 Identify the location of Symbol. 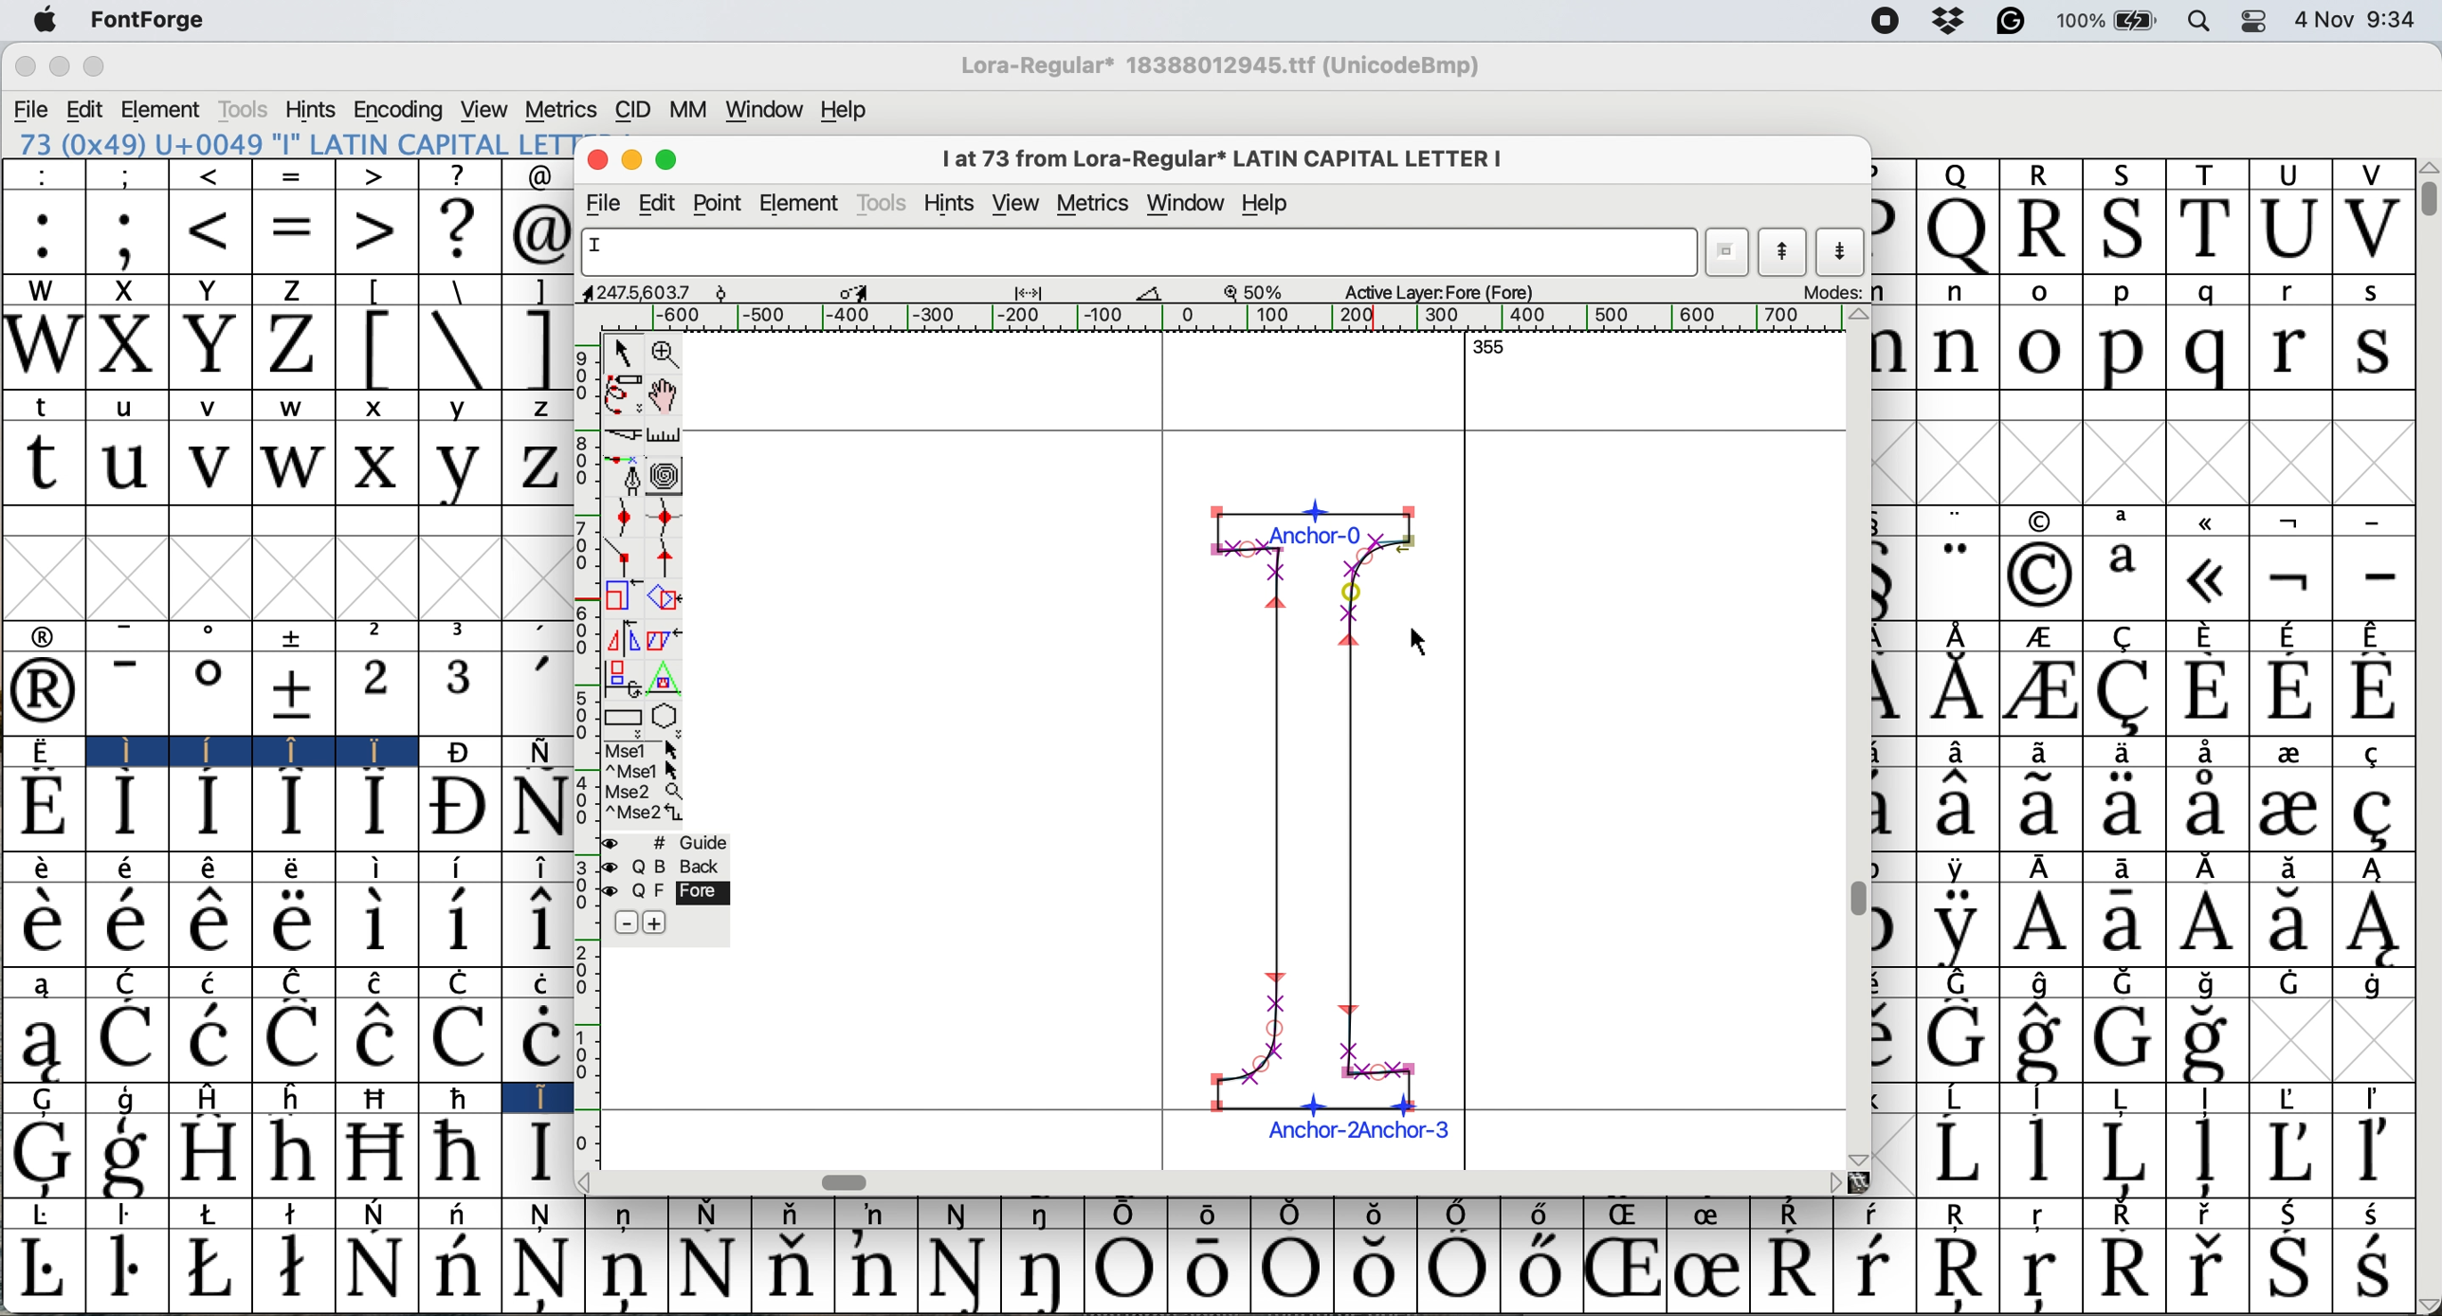
(44, 693).